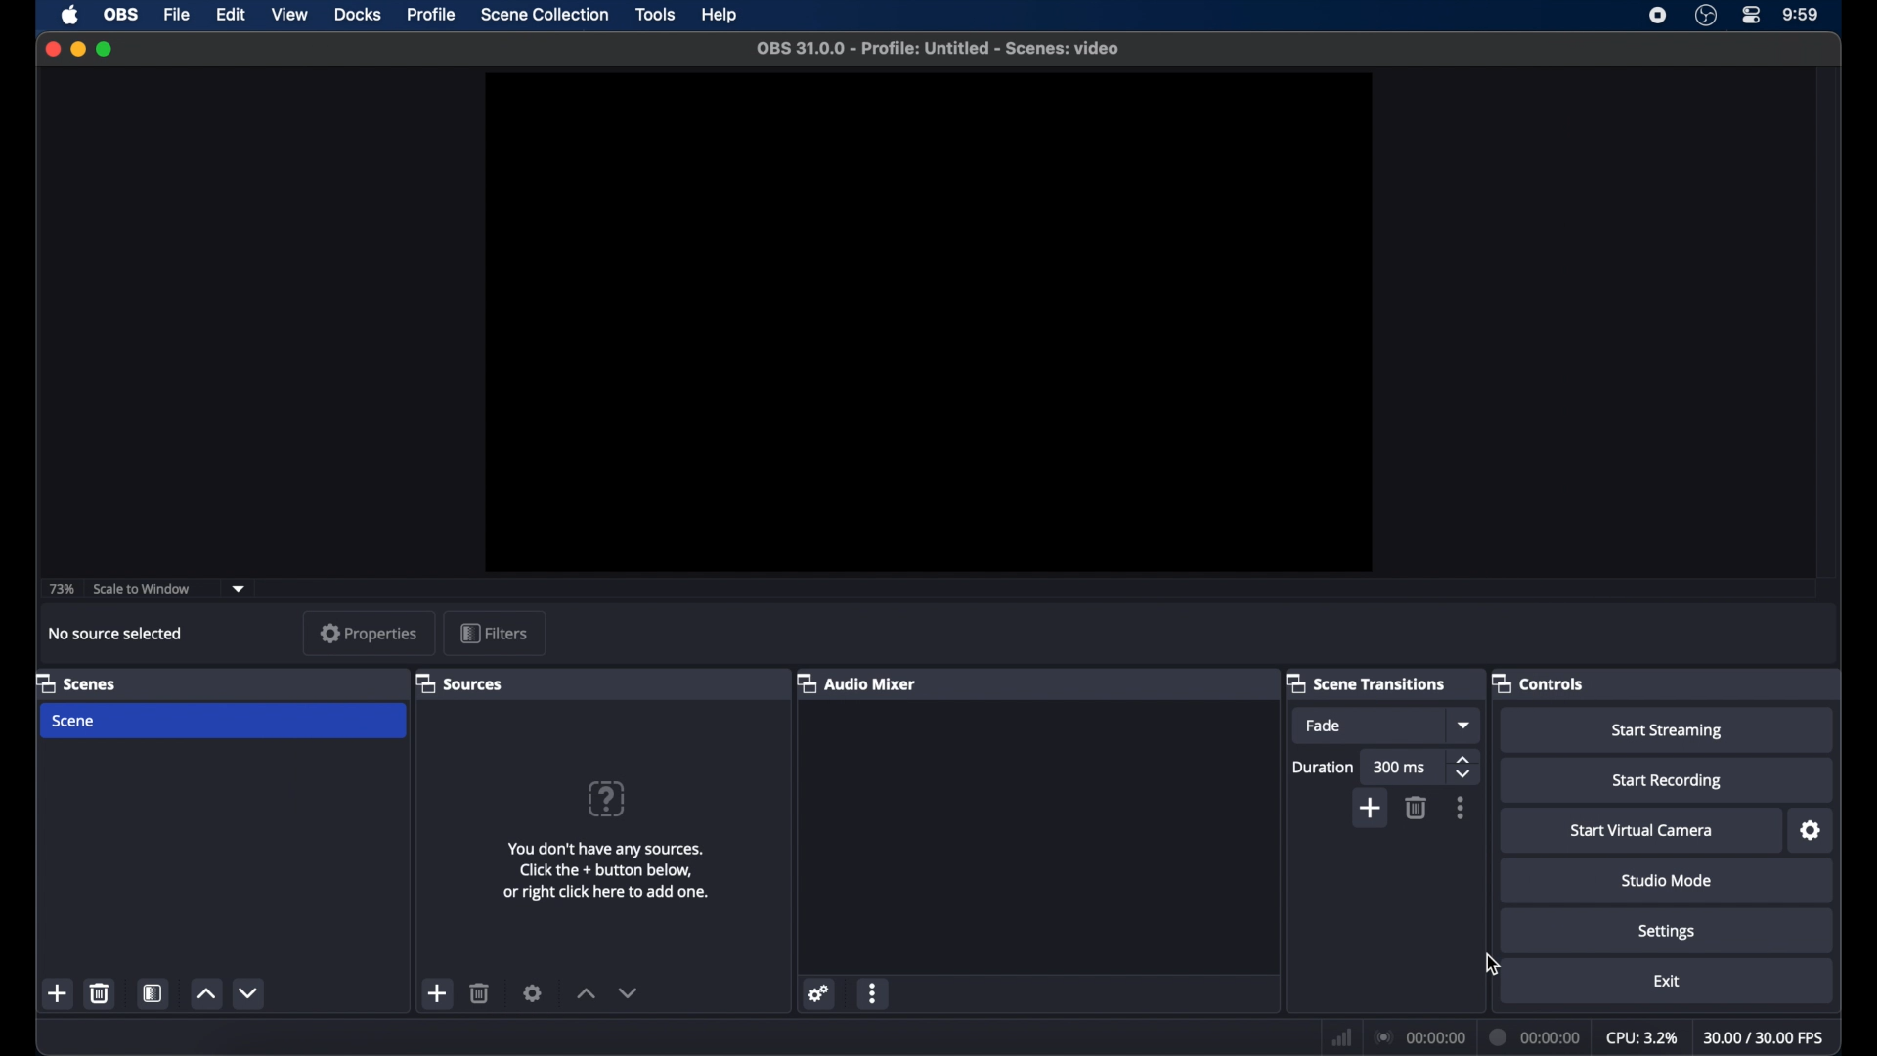 The width and height of the screenshot is (1877, 1056). I want to click on maximize, so click(105, 51).